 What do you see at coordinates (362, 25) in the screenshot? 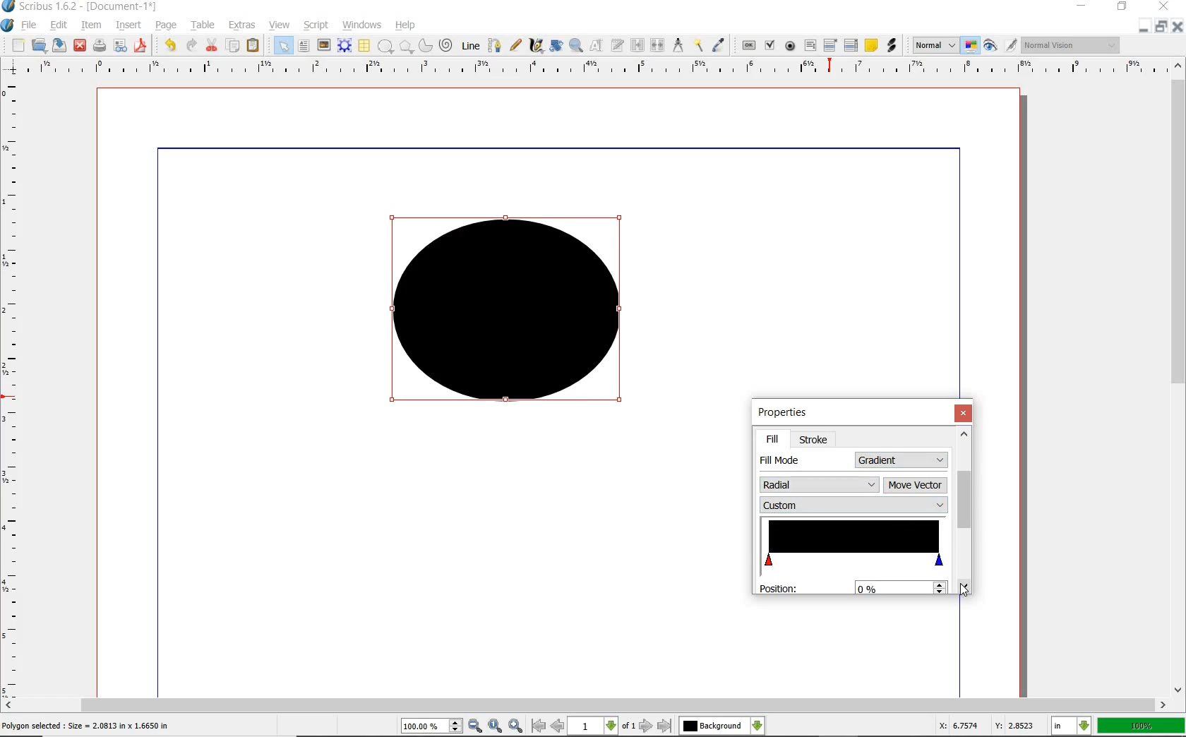
I see `WINDOWS` at bounding box center [362, 25].